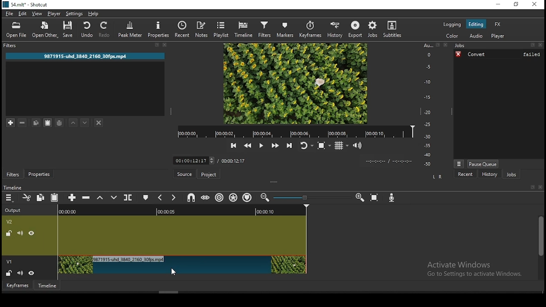 Image resolution: width=546 pixels, height=307 pixels. Describe the element at coordinates (266, 30) in the screenshot. I see `filters` at that location.